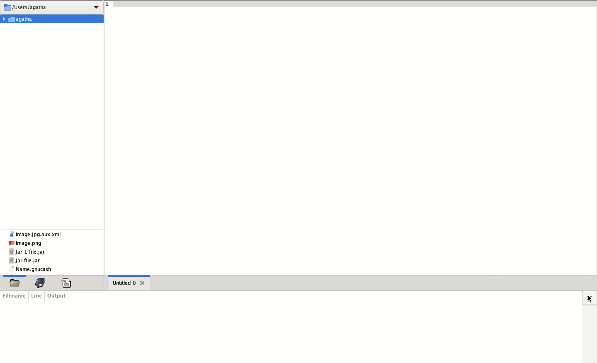 Image resolution: width=597 pixels, height=363 pixels. What do you see at coordinates (25, 260) in the screenshot?
I see `jar file.jar` at bounding box center [25, 260].